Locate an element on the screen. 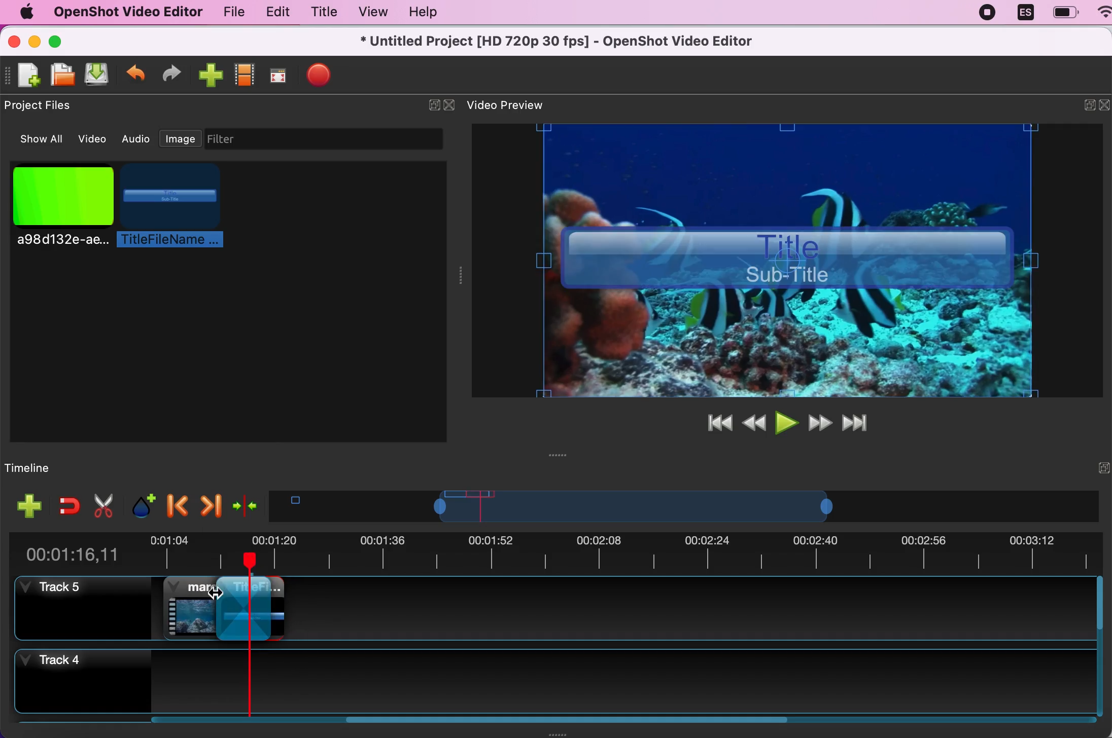 The height and width of the screenshot is (738, 1112). enable snapping is located at coordinates (65, 505).